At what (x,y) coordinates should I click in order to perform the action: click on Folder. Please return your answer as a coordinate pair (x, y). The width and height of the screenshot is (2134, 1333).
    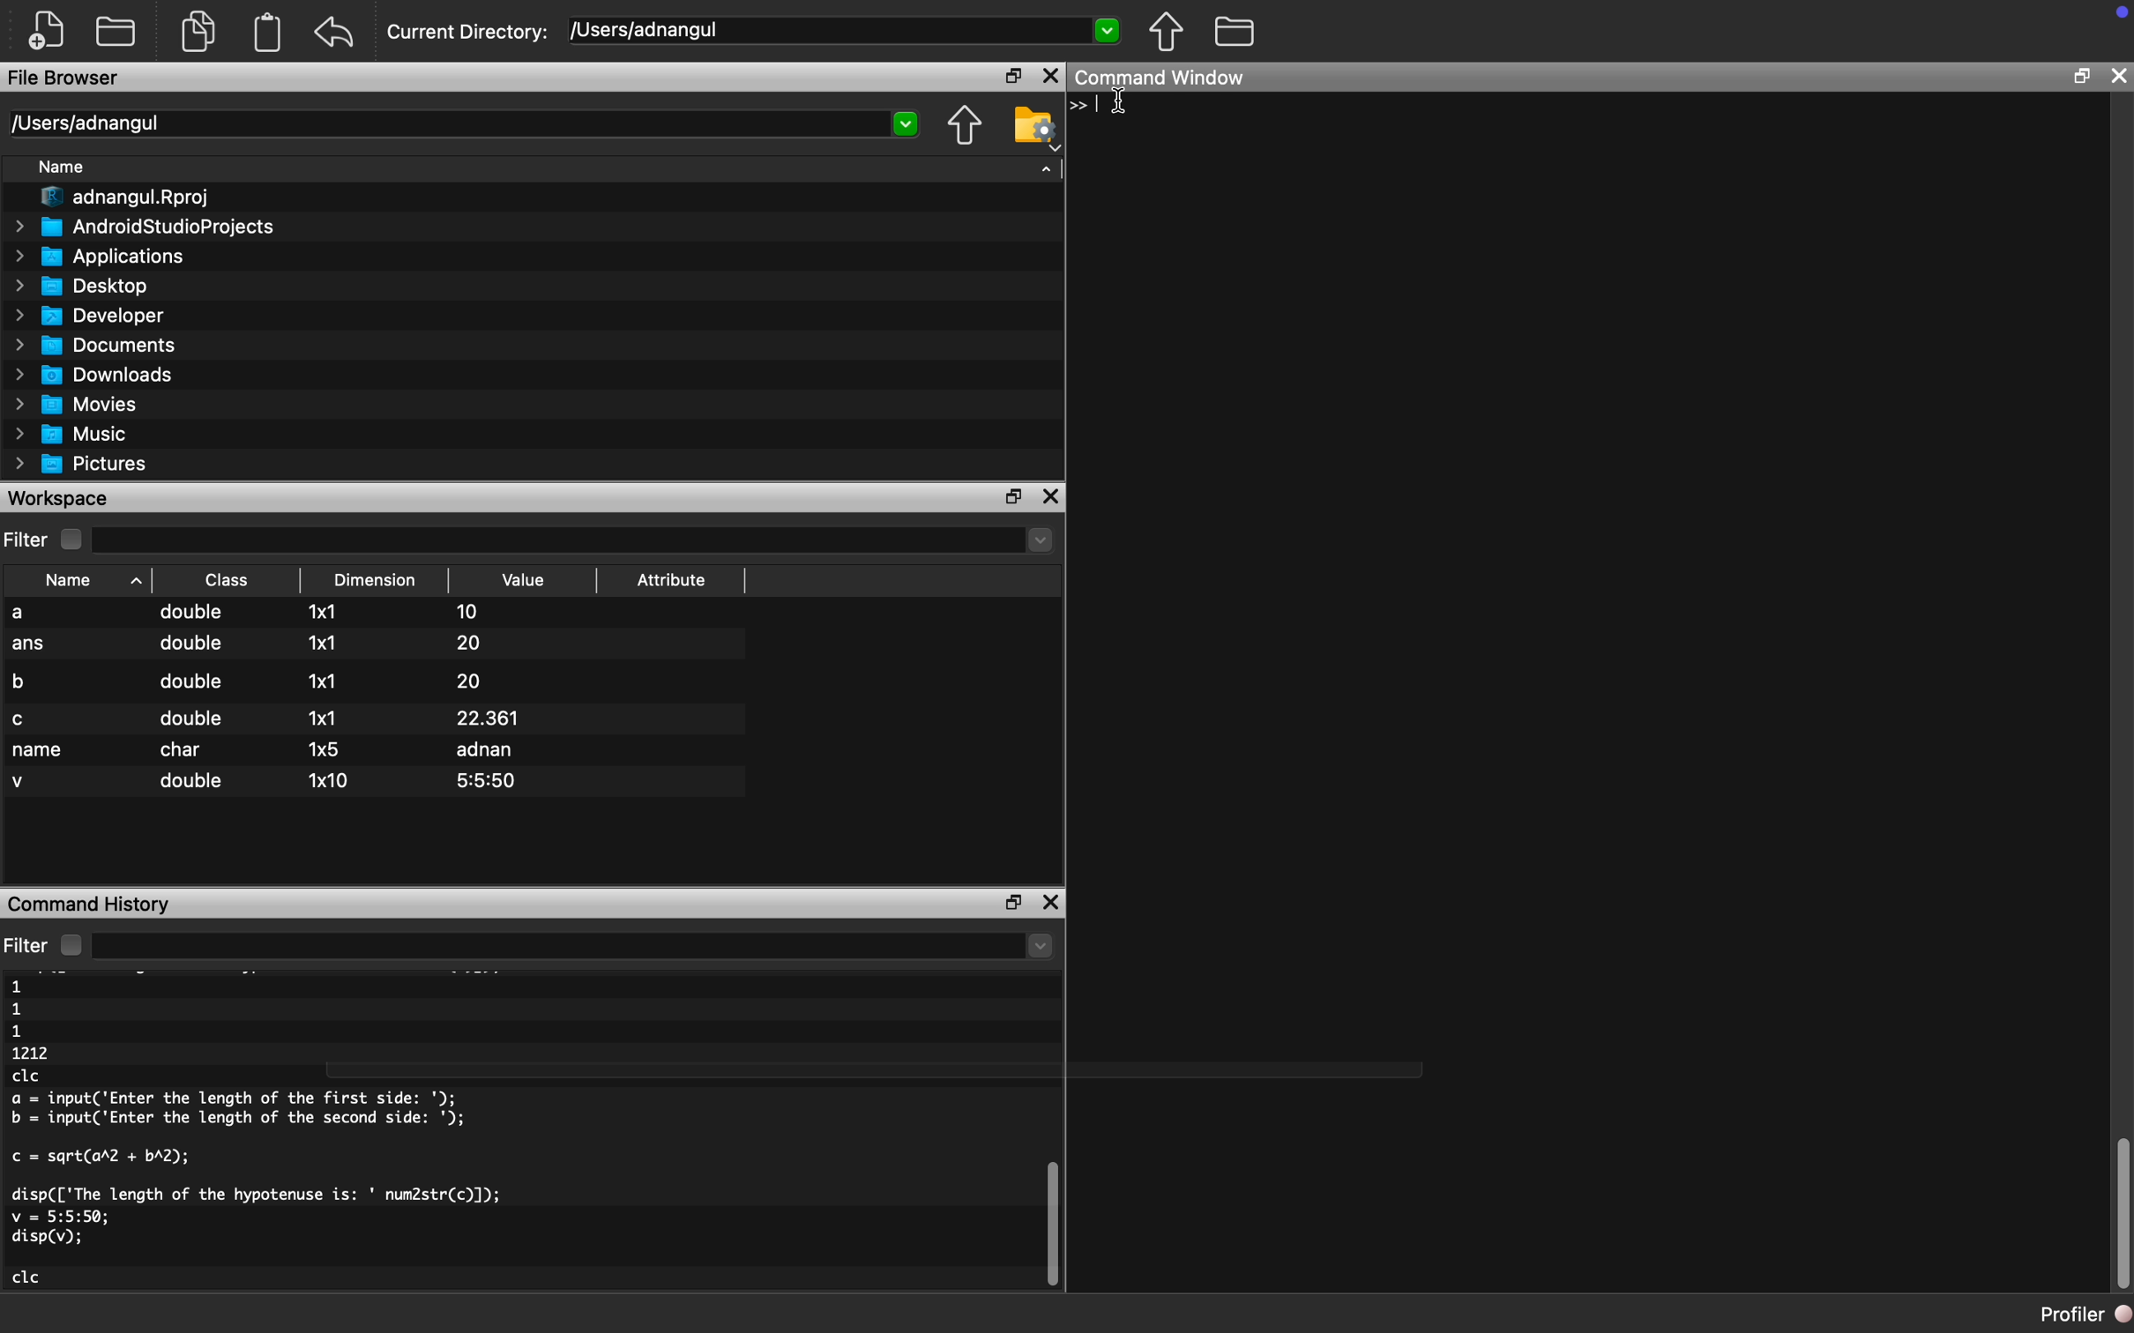
    Looking at the image, I should click on (1236, 32).